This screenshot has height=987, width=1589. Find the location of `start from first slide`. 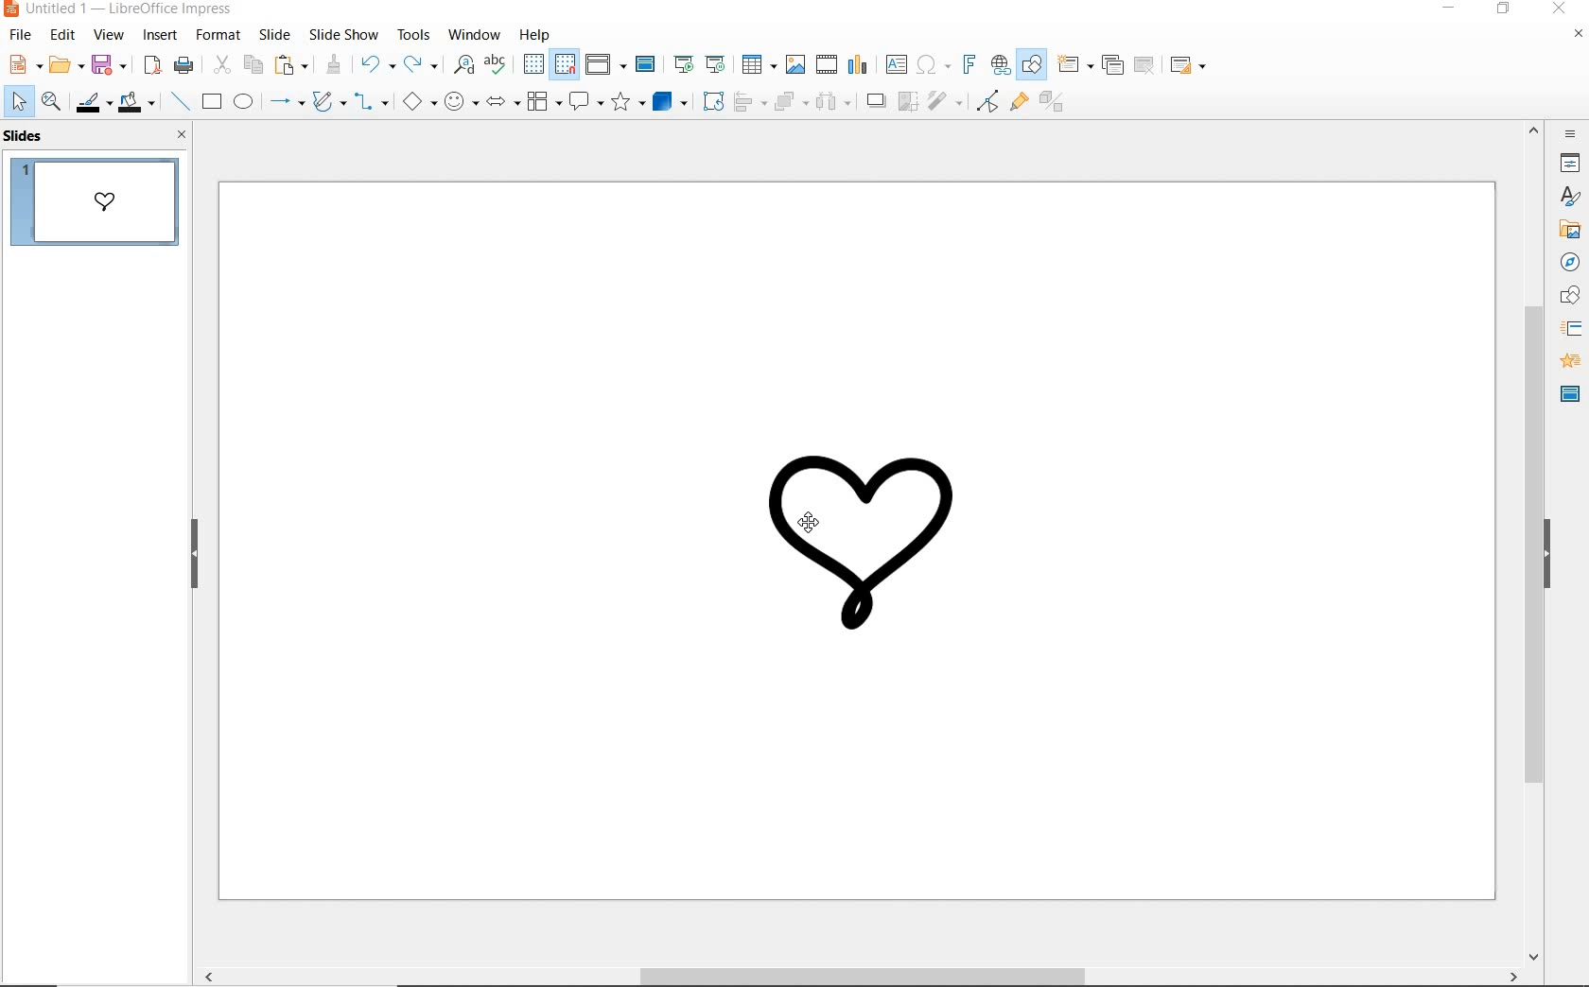

start from first slide is located at coordinates (683, 64).